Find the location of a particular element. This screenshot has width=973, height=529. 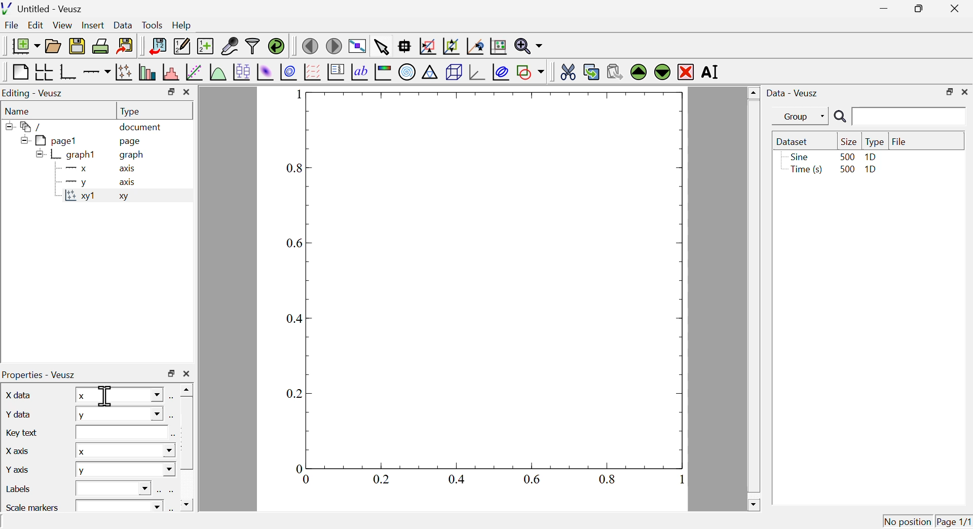

text label is located at coordinates (360, 73).